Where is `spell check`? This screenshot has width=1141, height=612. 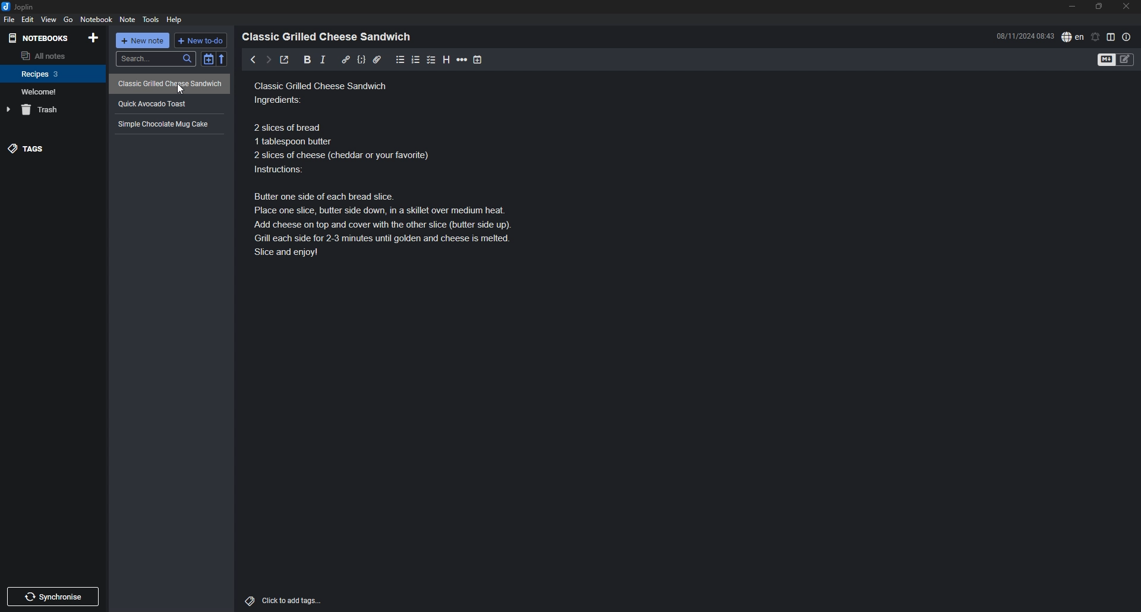 spell check is located at coordinates (1073, 36).